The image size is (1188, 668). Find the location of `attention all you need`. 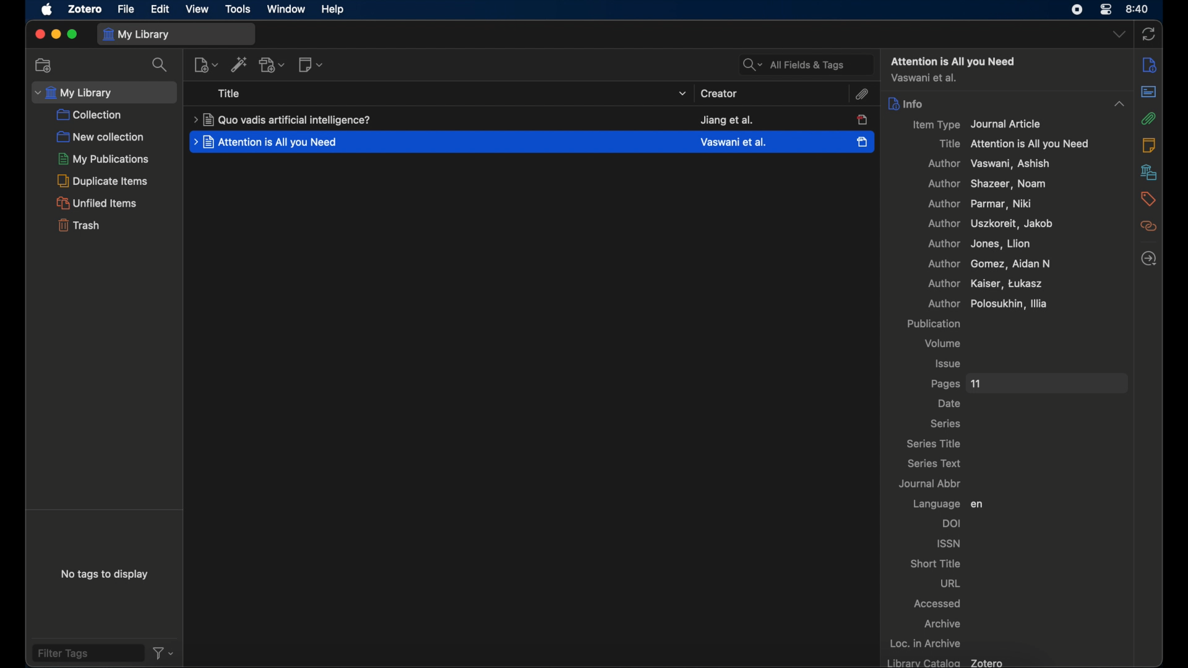

attention all you need is located at coordinates (954, 61).